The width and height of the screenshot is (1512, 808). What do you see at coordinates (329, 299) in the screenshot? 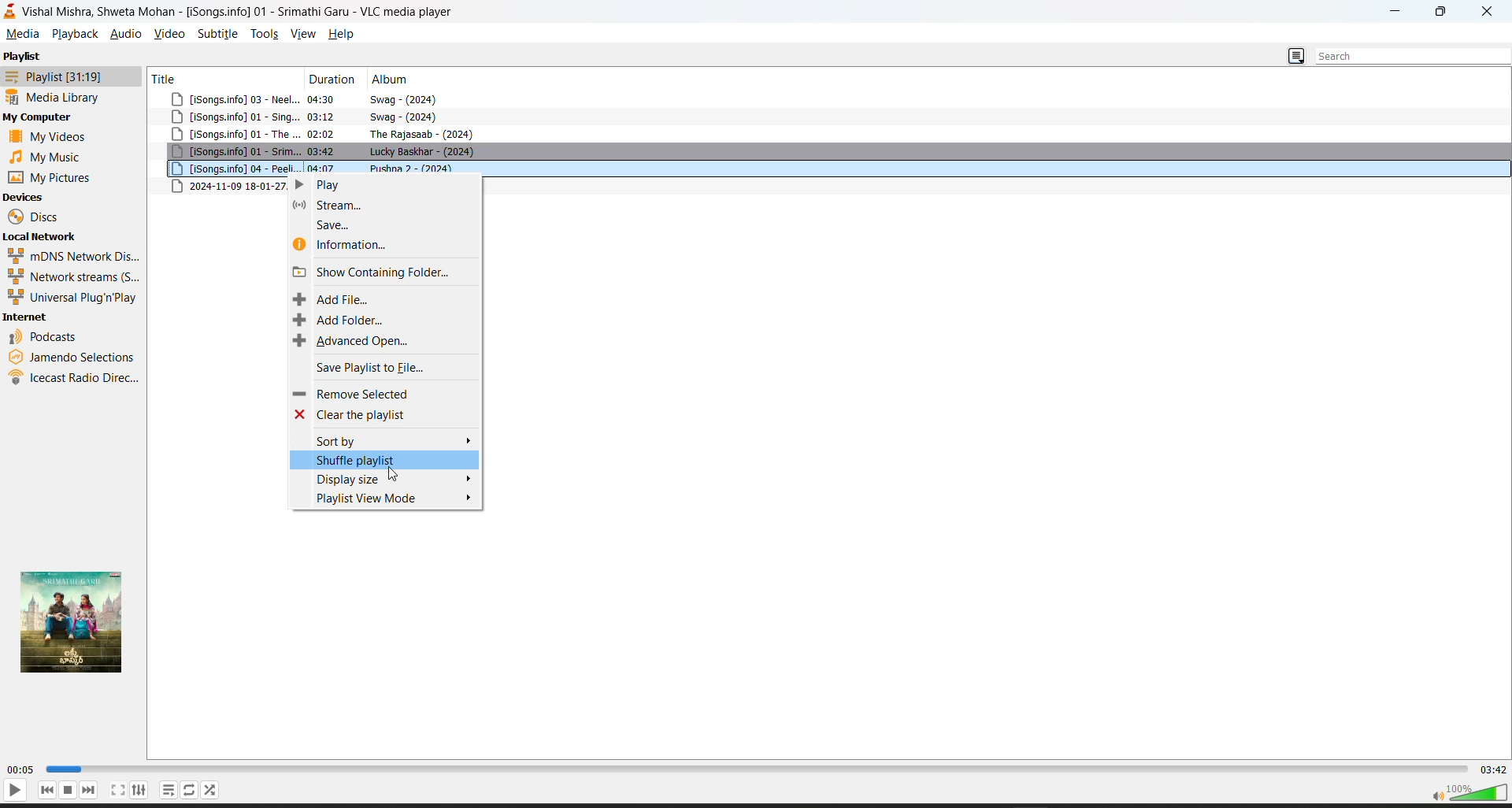
I see `add file` at bounding box center [329, 299].